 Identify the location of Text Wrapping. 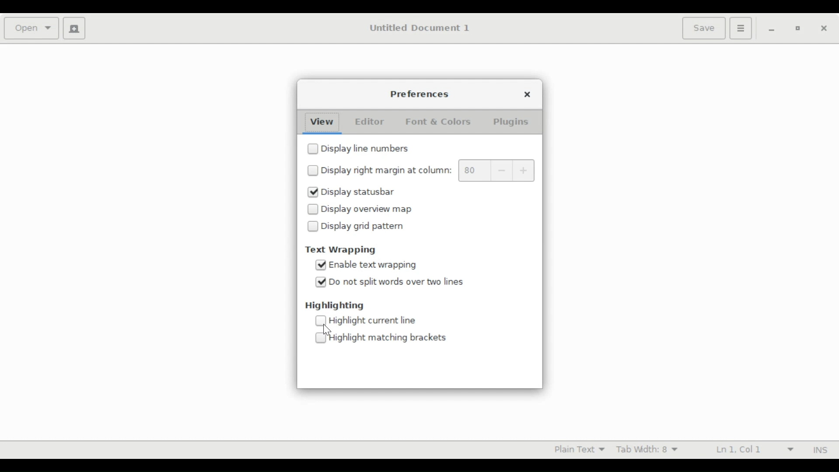
(340, 250).